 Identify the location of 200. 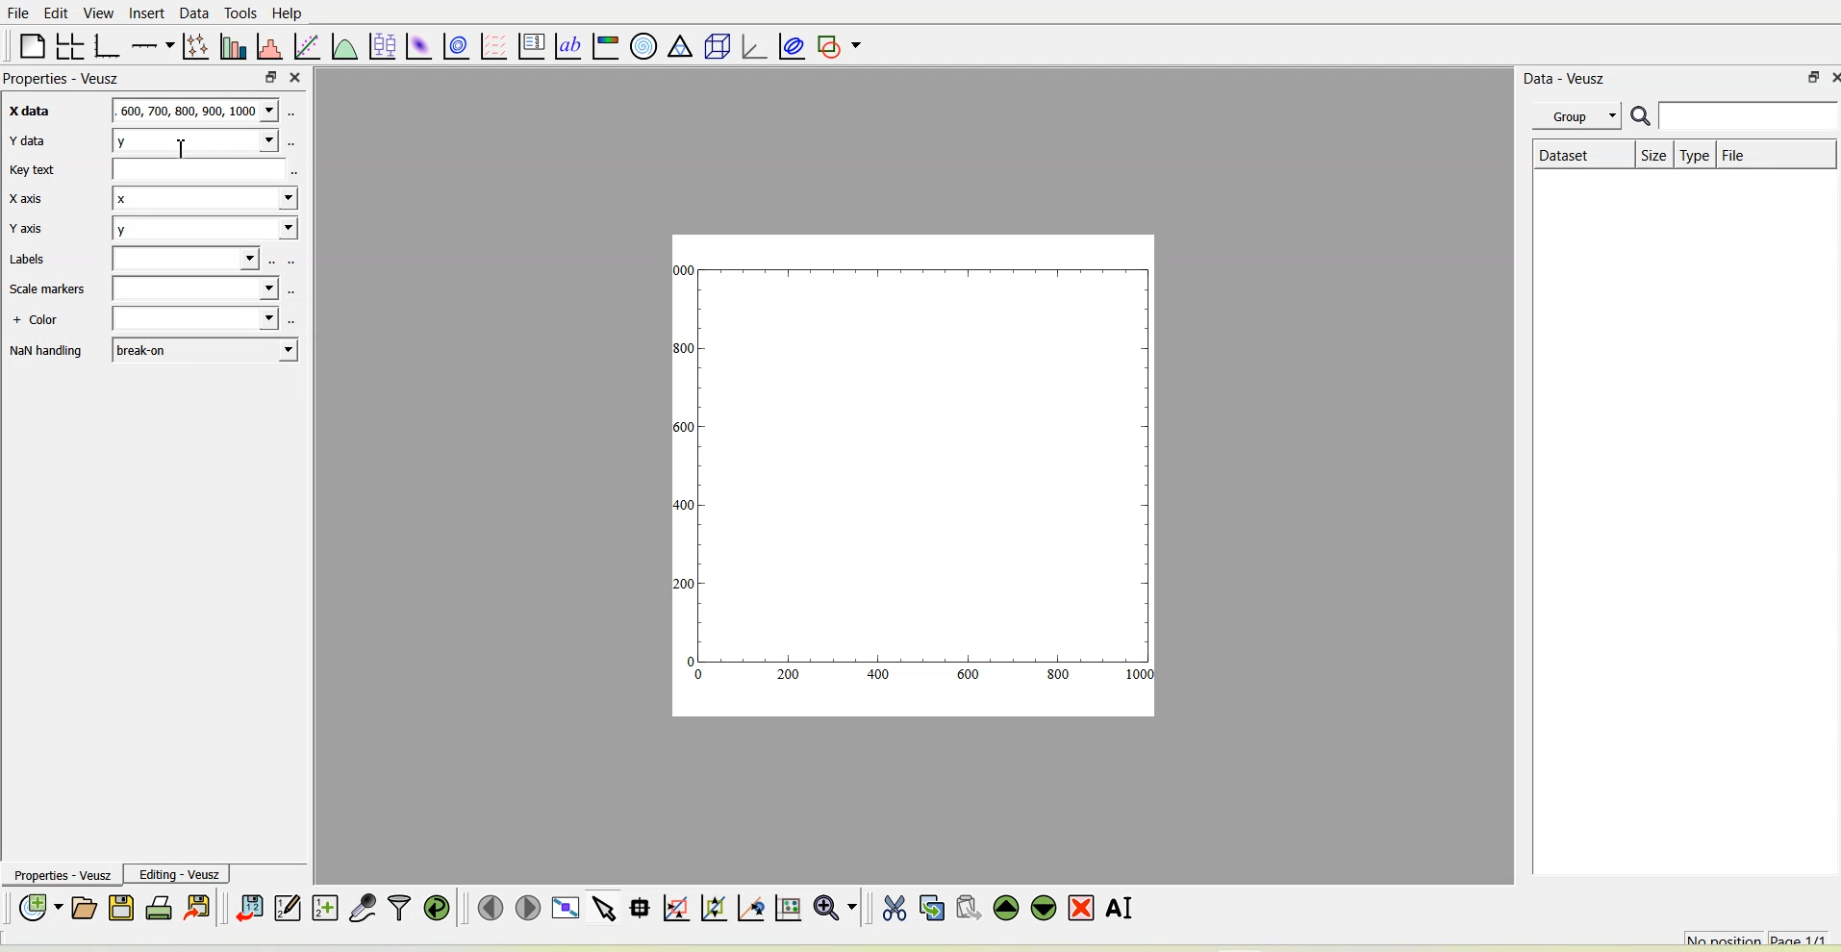
(685, 583).